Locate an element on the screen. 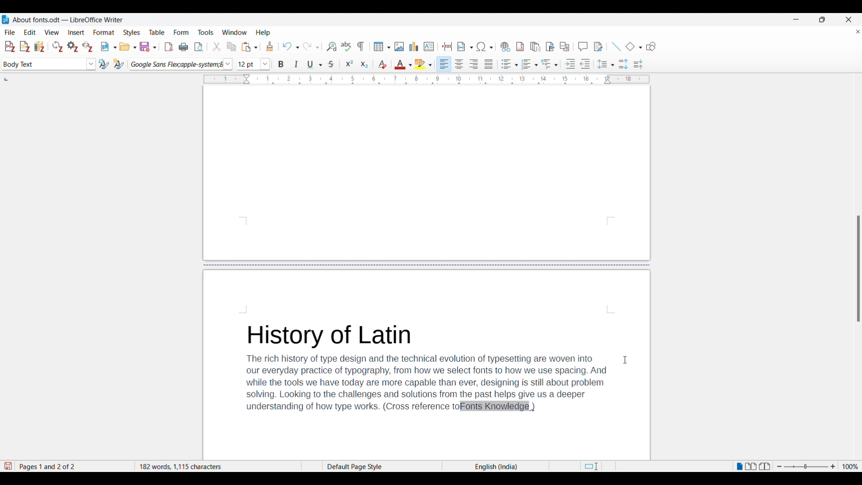  Superscript is located at coordinates (350, 64).